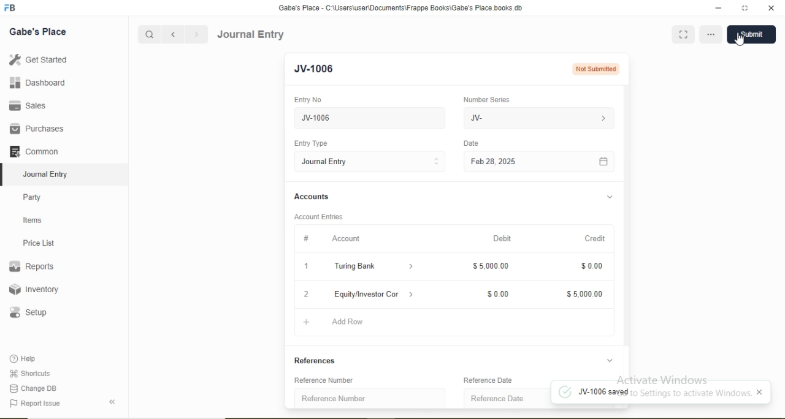 This screenshot has height=419, width=785. Describe the element at coordinates (28, 312) in the screenshot. I see `Setup` at that location.